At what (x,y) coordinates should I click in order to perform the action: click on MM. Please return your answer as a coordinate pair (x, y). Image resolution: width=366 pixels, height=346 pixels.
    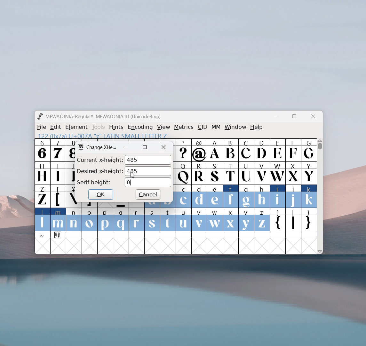
    Looking at the image, I should click on (216, 128).